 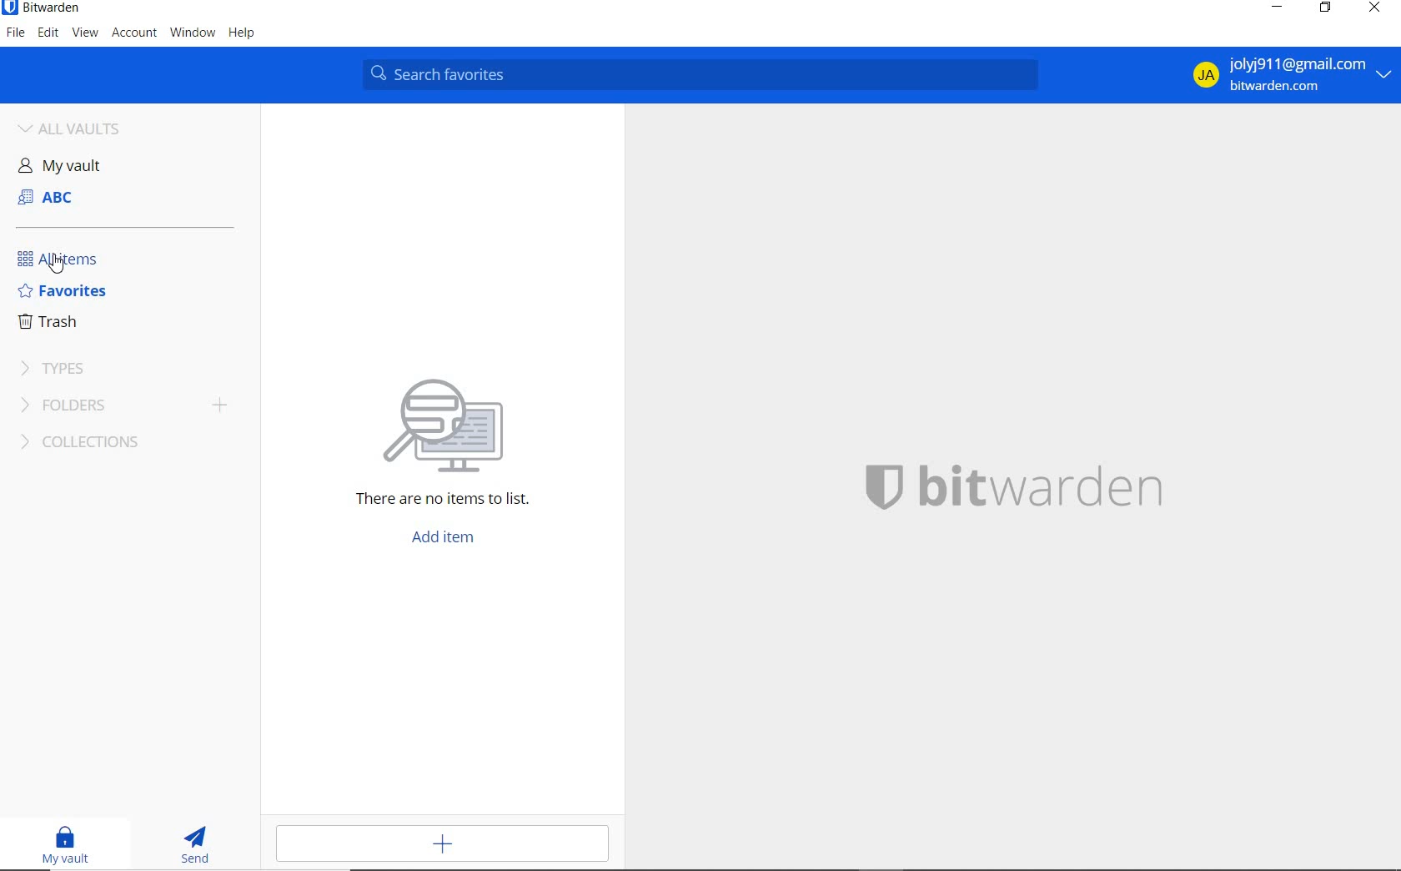 What do you see at coordinates (225, 407) in the screenshot?
I see `add folder` at bounding box center [225, 407].